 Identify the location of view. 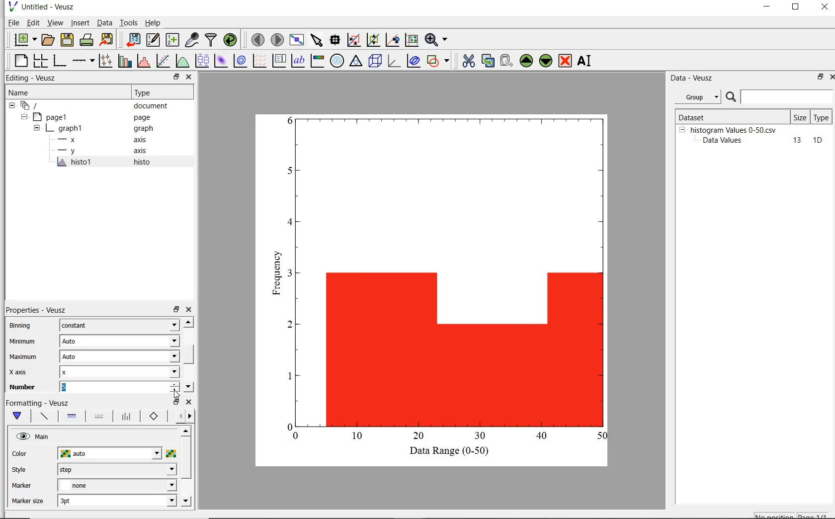
(57, 22).